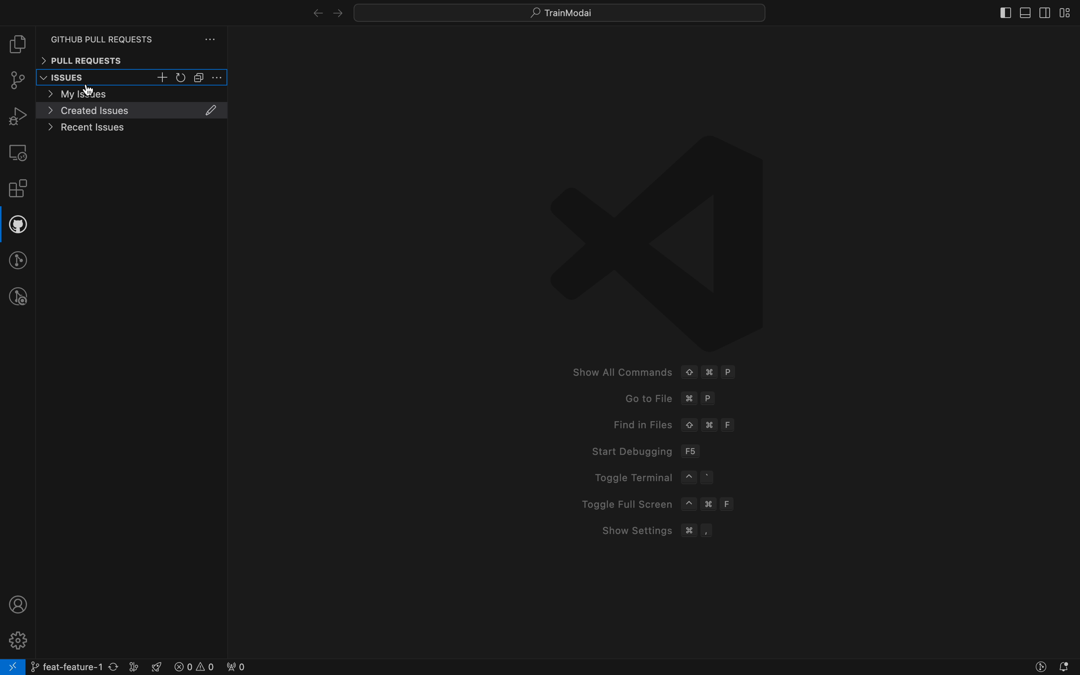 This screenshot has height=675, width=1080. What do you see at coordinates (336, 11) in the screenshot?
I see `left arrow` at bounding box center [336, 11].